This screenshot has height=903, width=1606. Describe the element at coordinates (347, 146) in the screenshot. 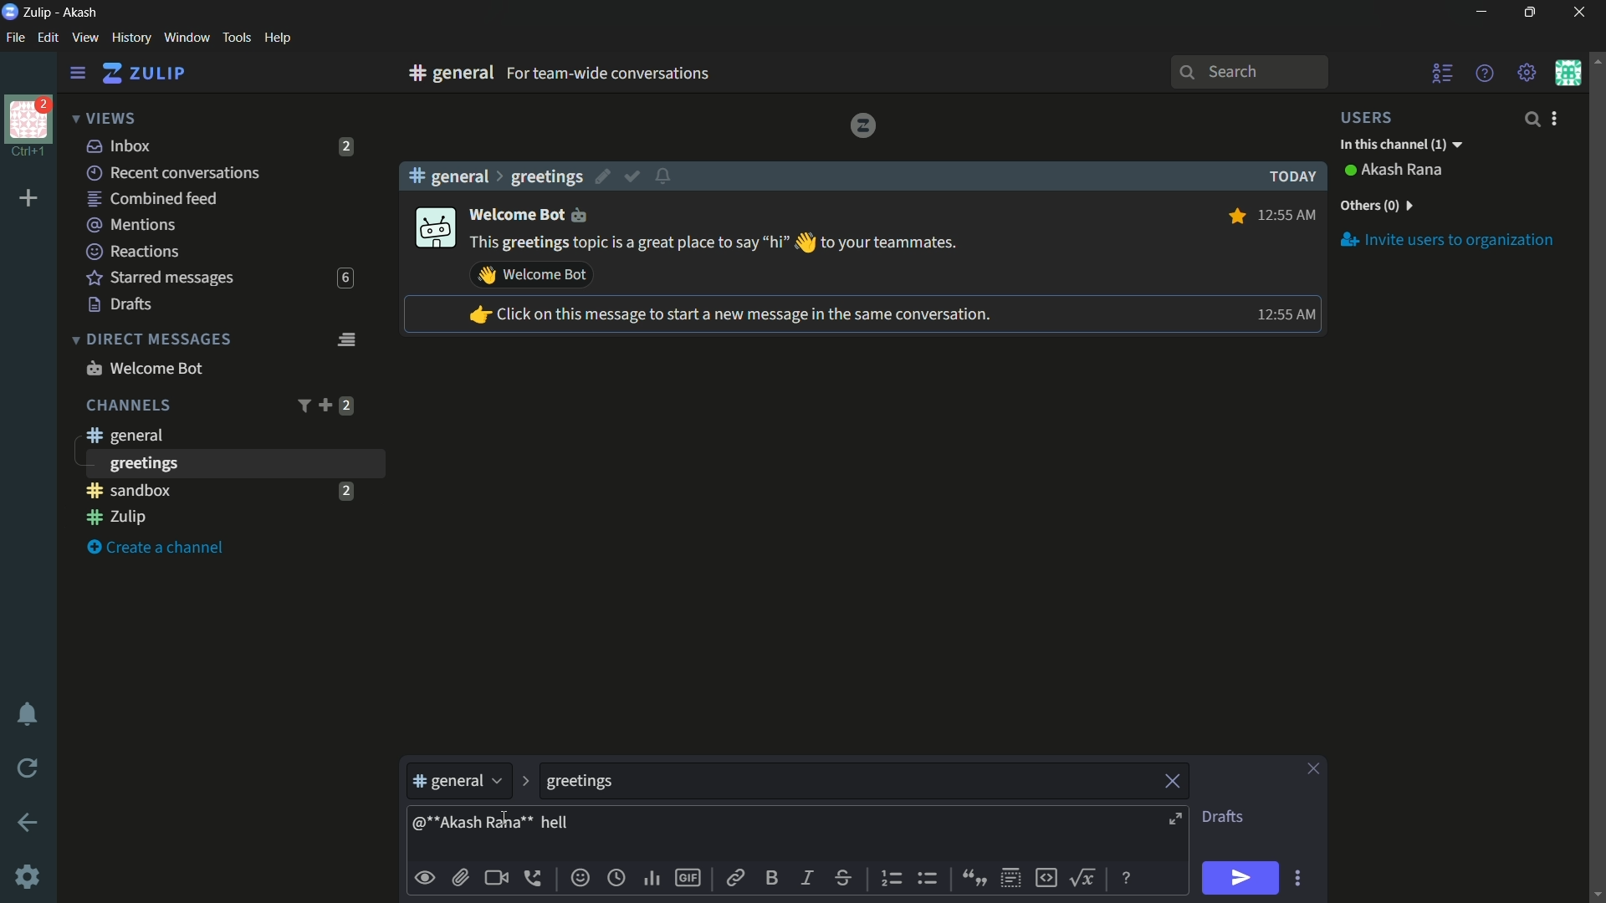

I see `2 unread messages` at that location.